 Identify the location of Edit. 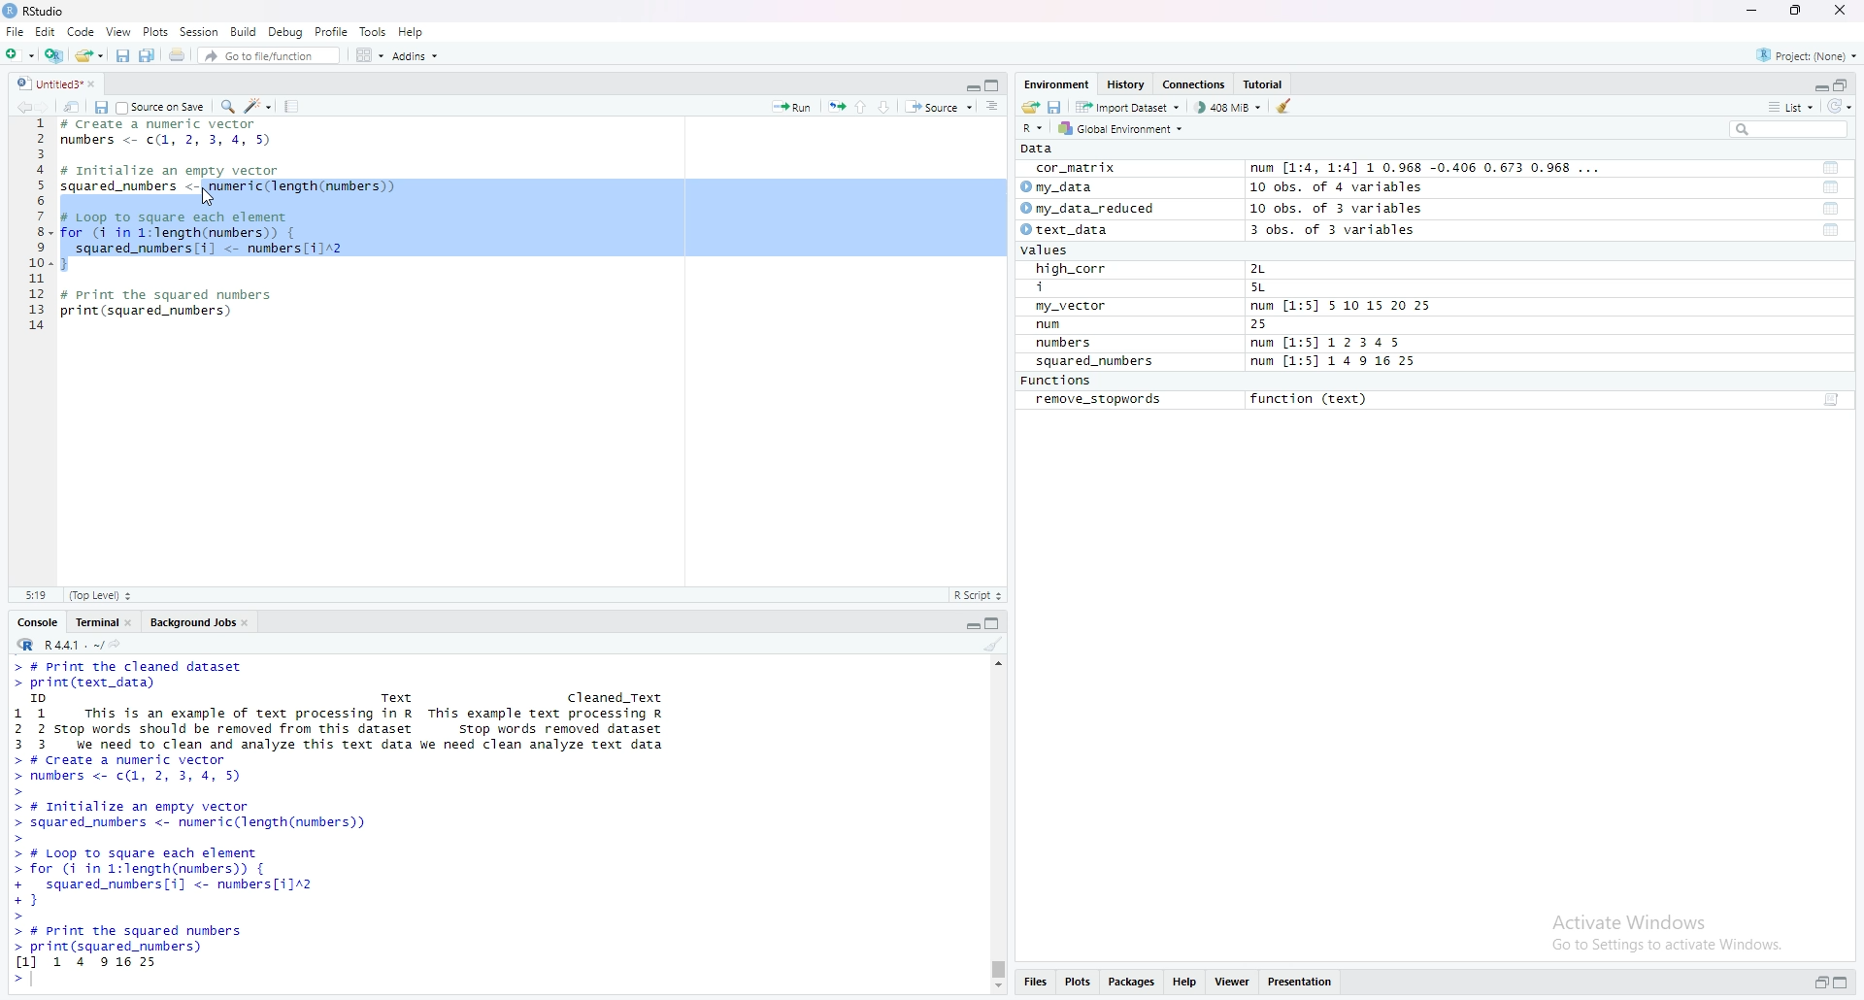
(45, 31).